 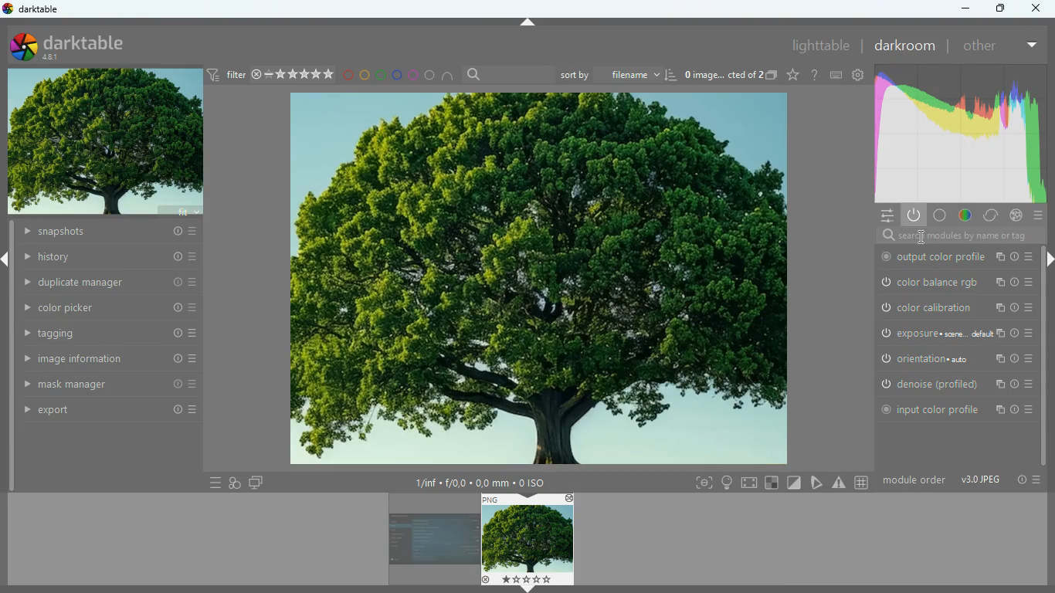 I want to click on #, so click(x=860, y=483).